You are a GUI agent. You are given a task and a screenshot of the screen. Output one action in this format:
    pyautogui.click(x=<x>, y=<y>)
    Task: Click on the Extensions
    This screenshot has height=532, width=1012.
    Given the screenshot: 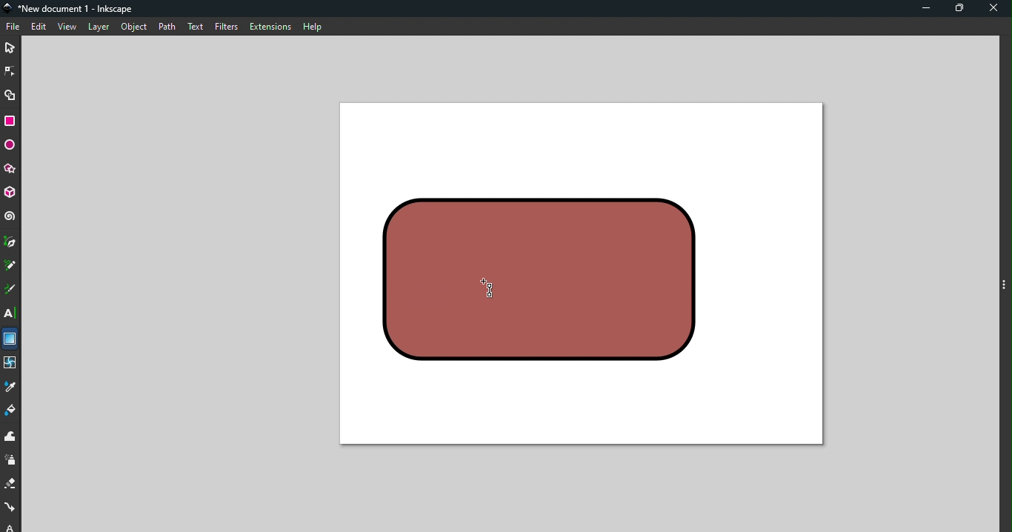 What is the action you would take?
    pyautogui.click(x=269, y=27)
    